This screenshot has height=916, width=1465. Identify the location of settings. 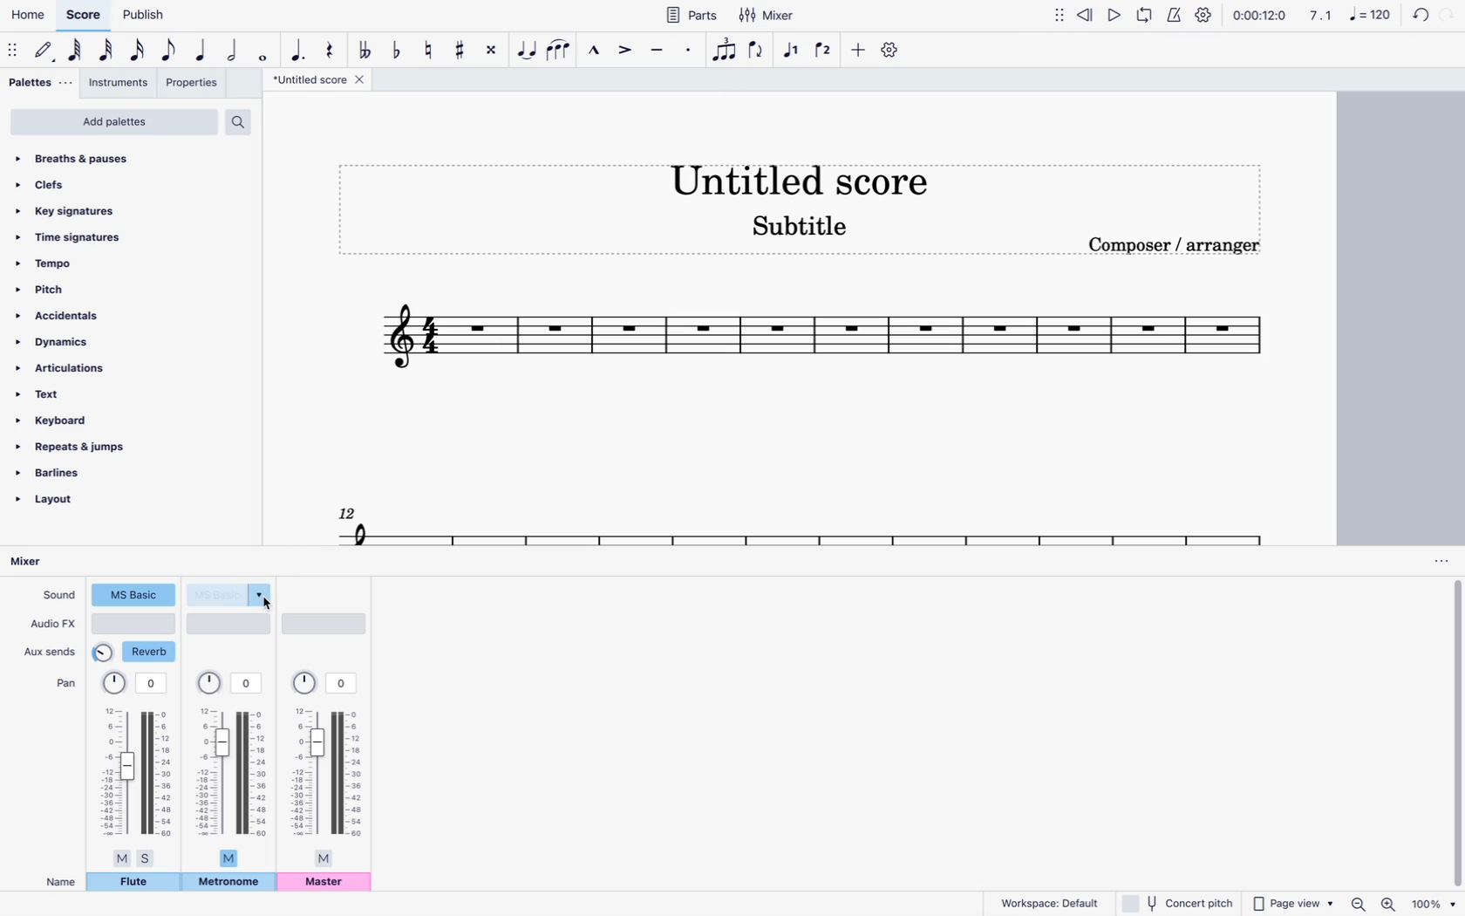
(891, 51).